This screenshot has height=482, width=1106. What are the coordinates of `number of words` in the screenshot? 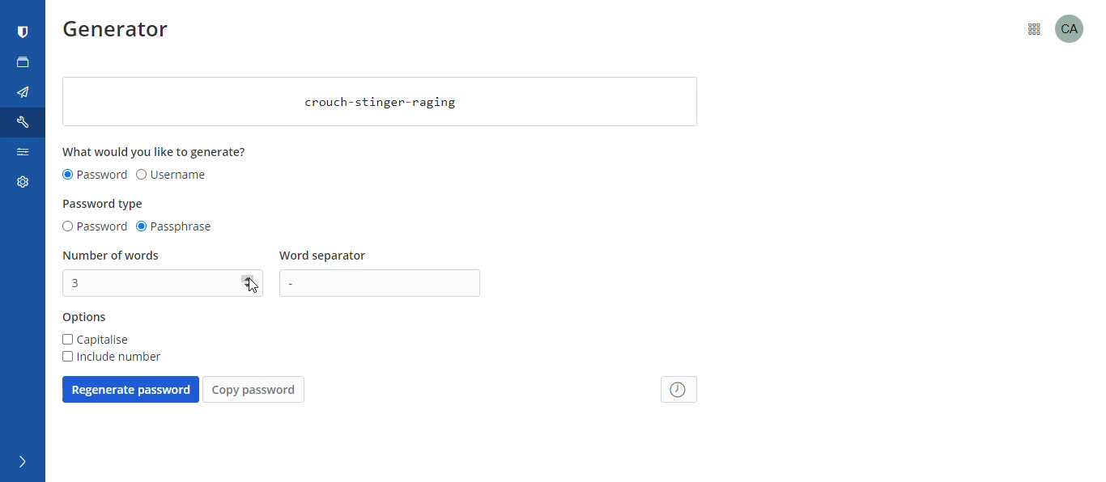 It's located at (113, 256).